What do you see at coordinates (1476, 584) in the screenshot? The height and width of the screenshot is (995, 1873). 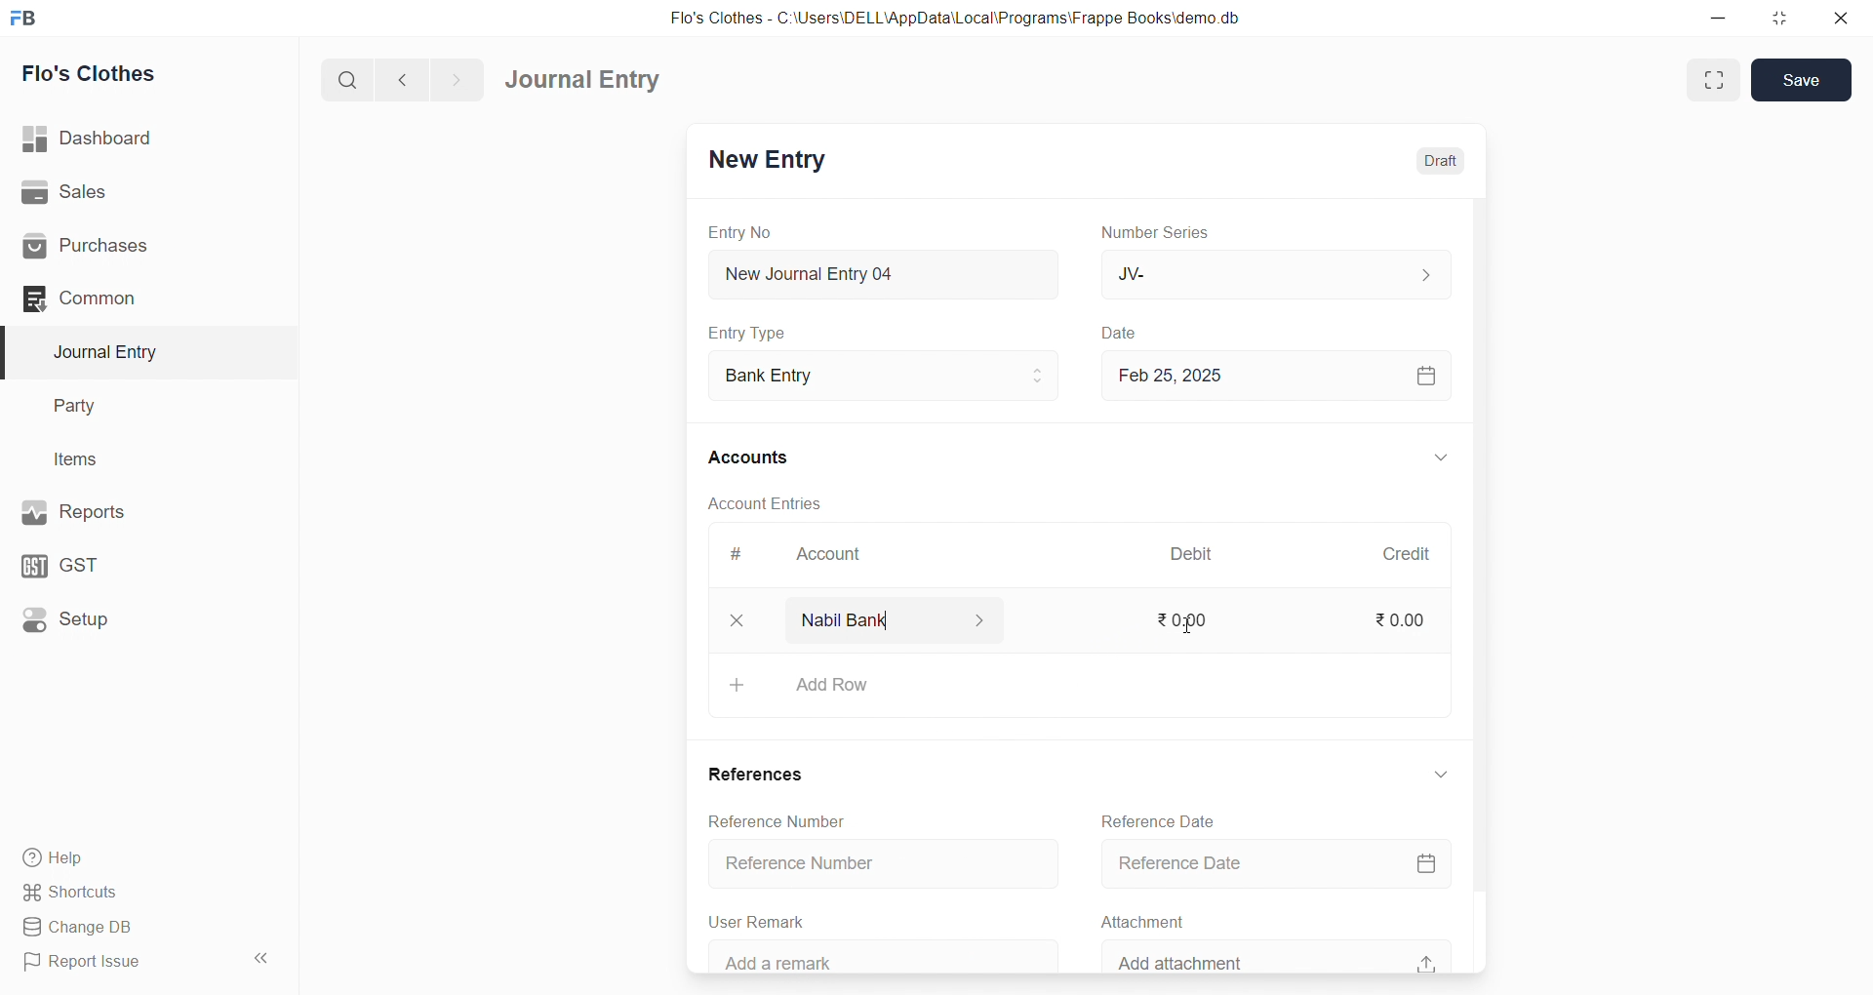 I see `Scroll bar` at bounding box center [1476, 584].